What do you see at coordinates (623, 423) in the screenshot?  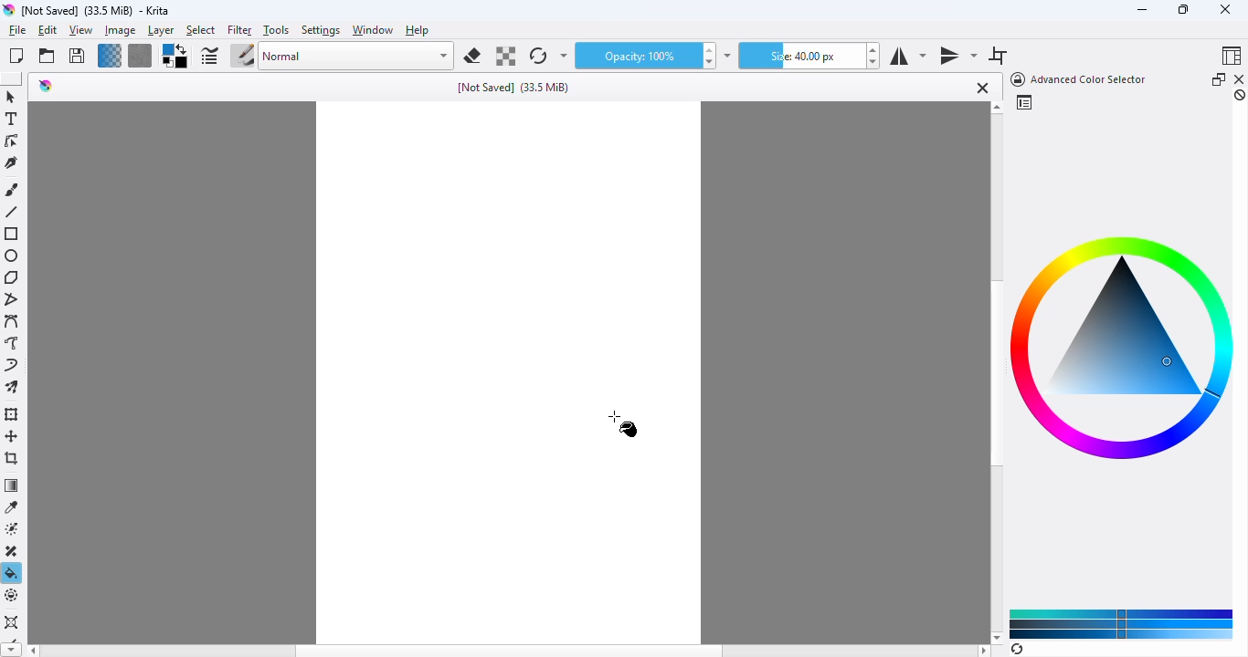 I see `cursor` at bounding box center [623, 423].